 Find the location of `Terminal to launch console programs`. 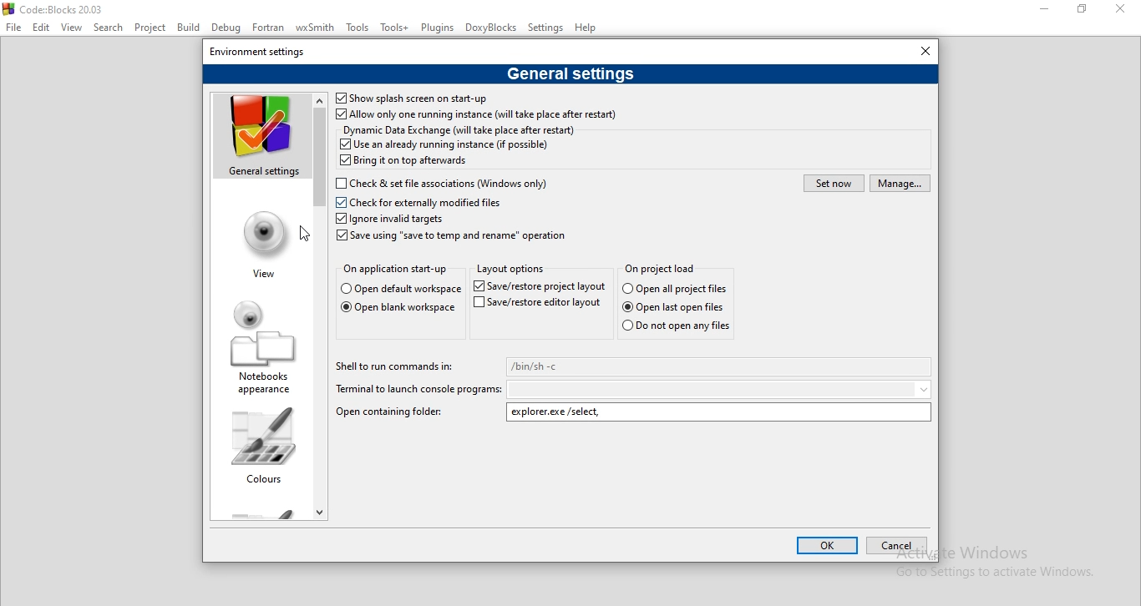

Terminal to launch console programs is located at coordinates (418, 392).